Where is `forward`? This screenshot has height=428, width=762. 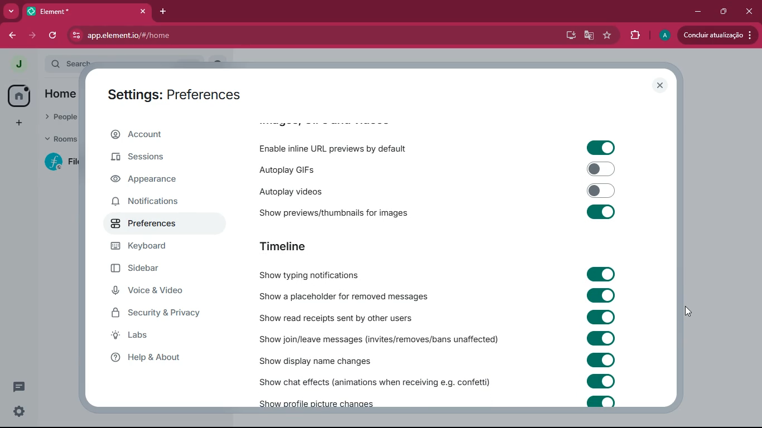 forward is located at coordinates (32, 37).